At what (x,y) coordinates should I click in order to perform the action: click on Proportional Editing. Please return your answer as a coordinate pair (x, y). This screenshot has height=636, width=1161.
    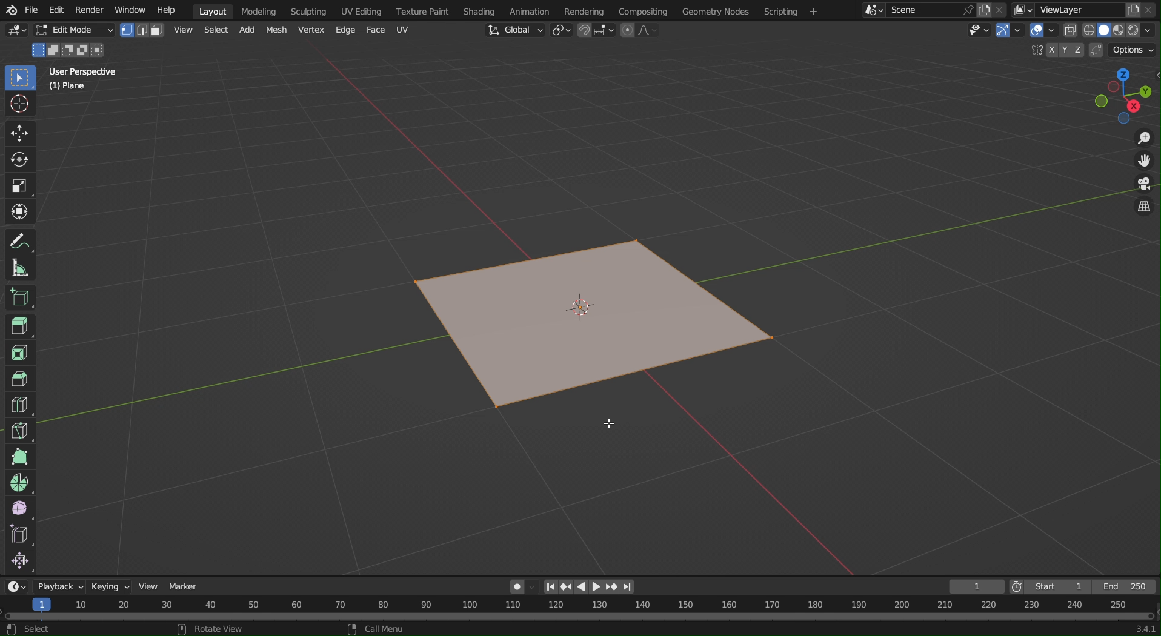
    Looking at the image, I should click on (637, 31).